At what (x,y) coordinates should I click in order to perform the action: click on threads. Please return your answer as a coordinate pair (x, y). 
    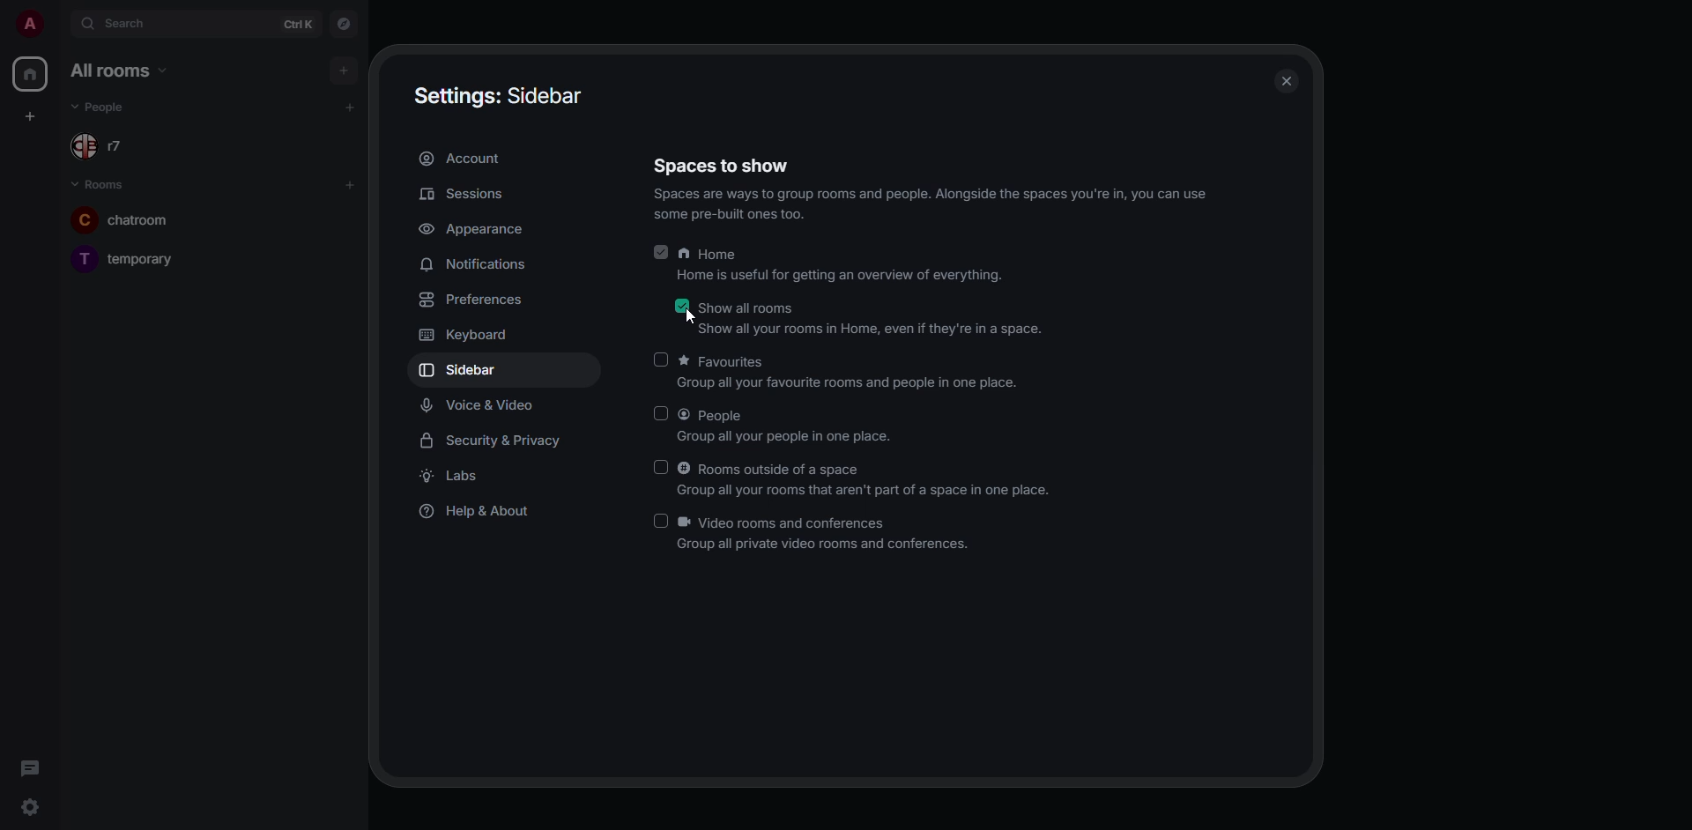
    Looking at the image, I should click on (29, 769).